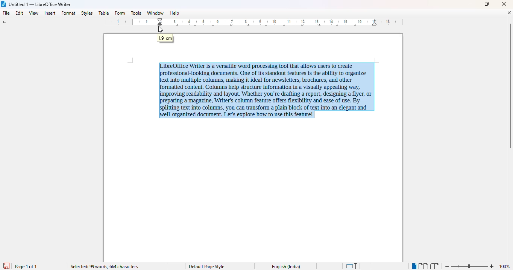 This screenshot has width=513, height=270. I want to click on insert, so click(50, 13).